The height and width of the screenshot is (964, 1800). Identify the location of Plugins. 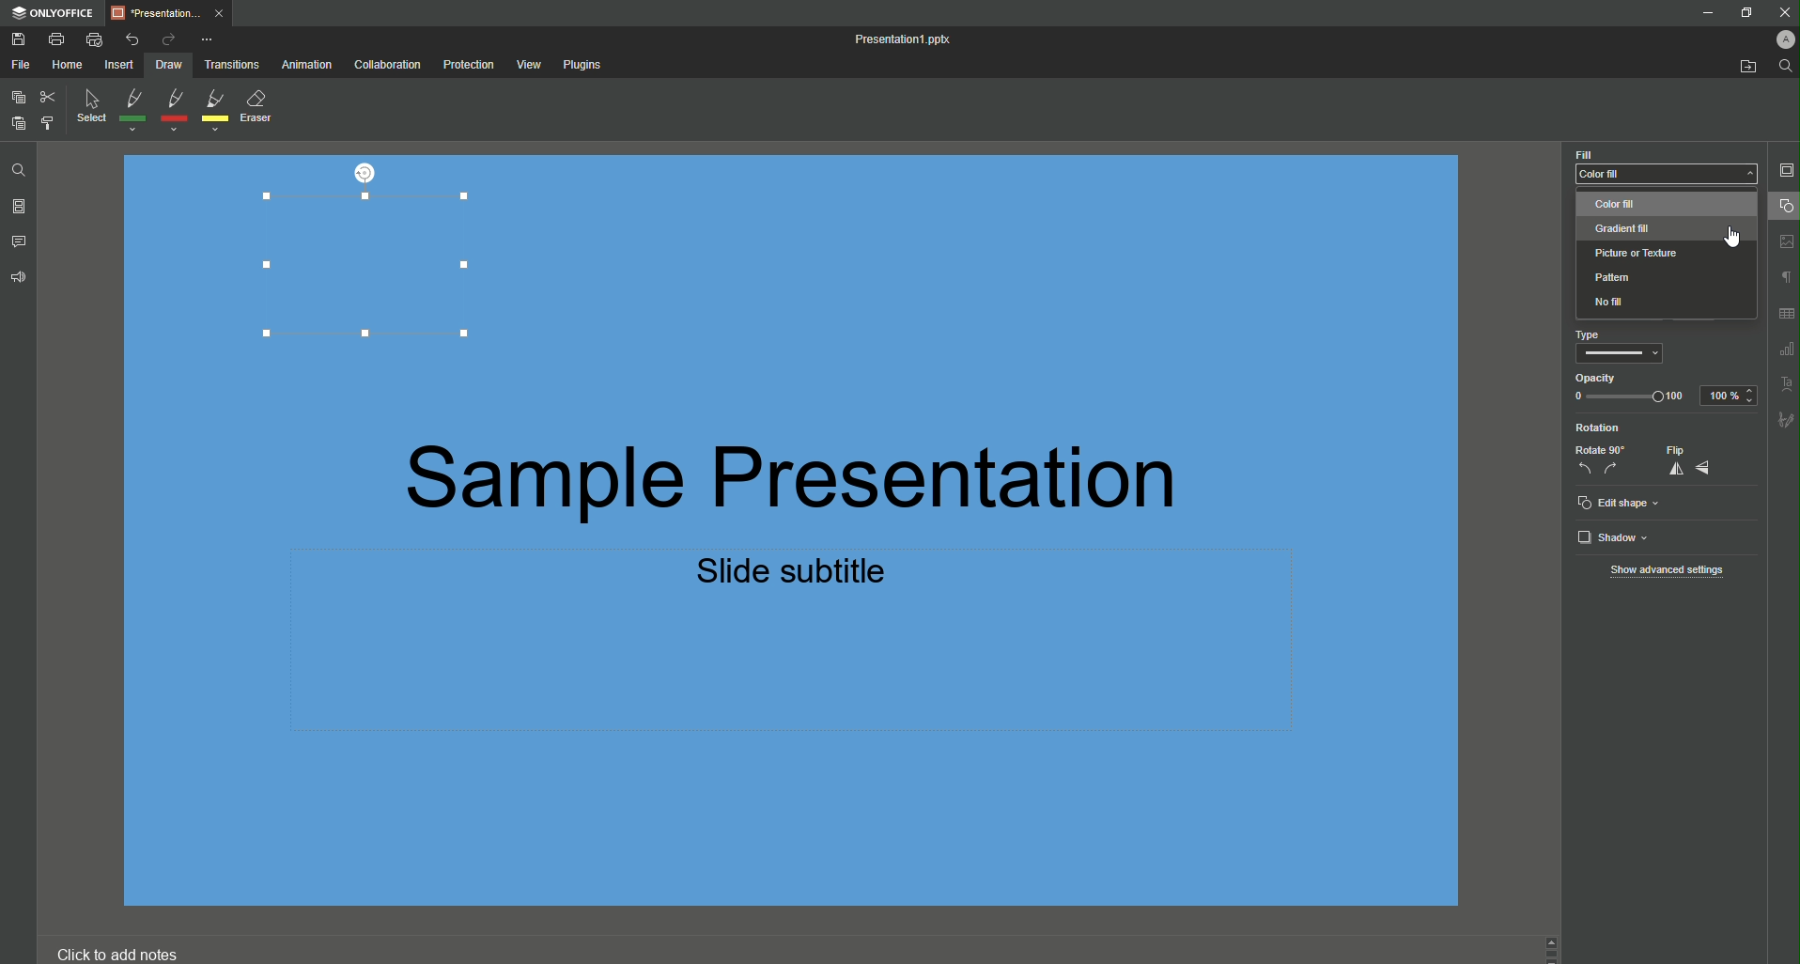
(586, 66).